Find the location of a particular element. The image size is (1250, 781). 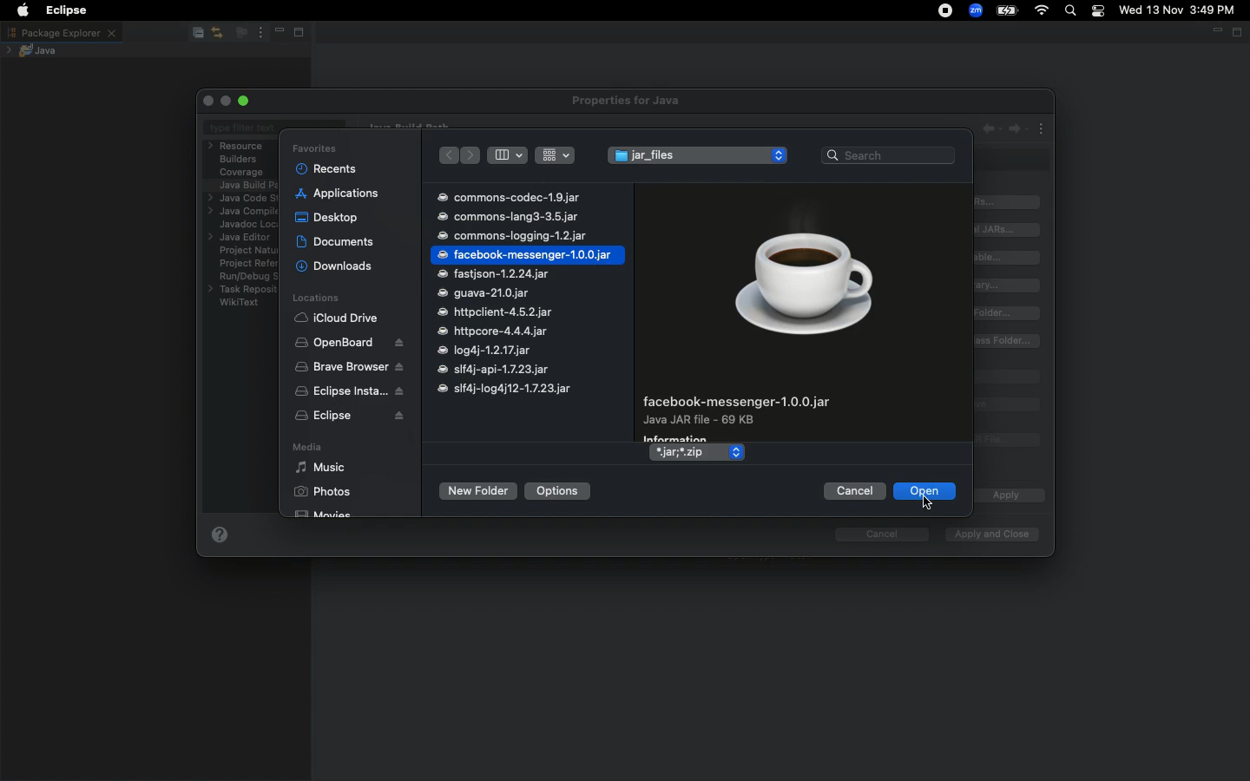

Type filter text is located at coordinates (243, 129).